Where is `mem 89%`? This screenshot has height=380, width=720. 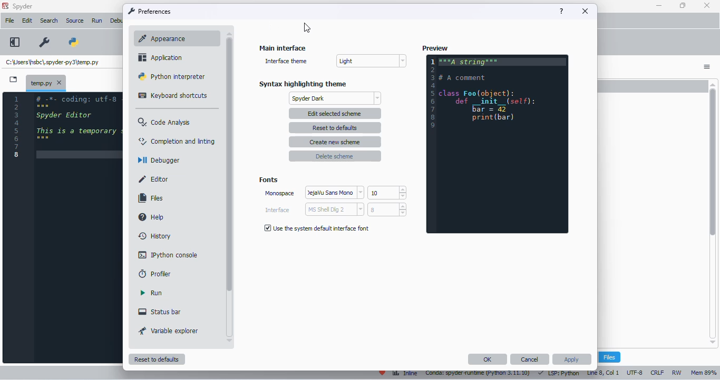 mem 89% is located at coordinates (704, 373).